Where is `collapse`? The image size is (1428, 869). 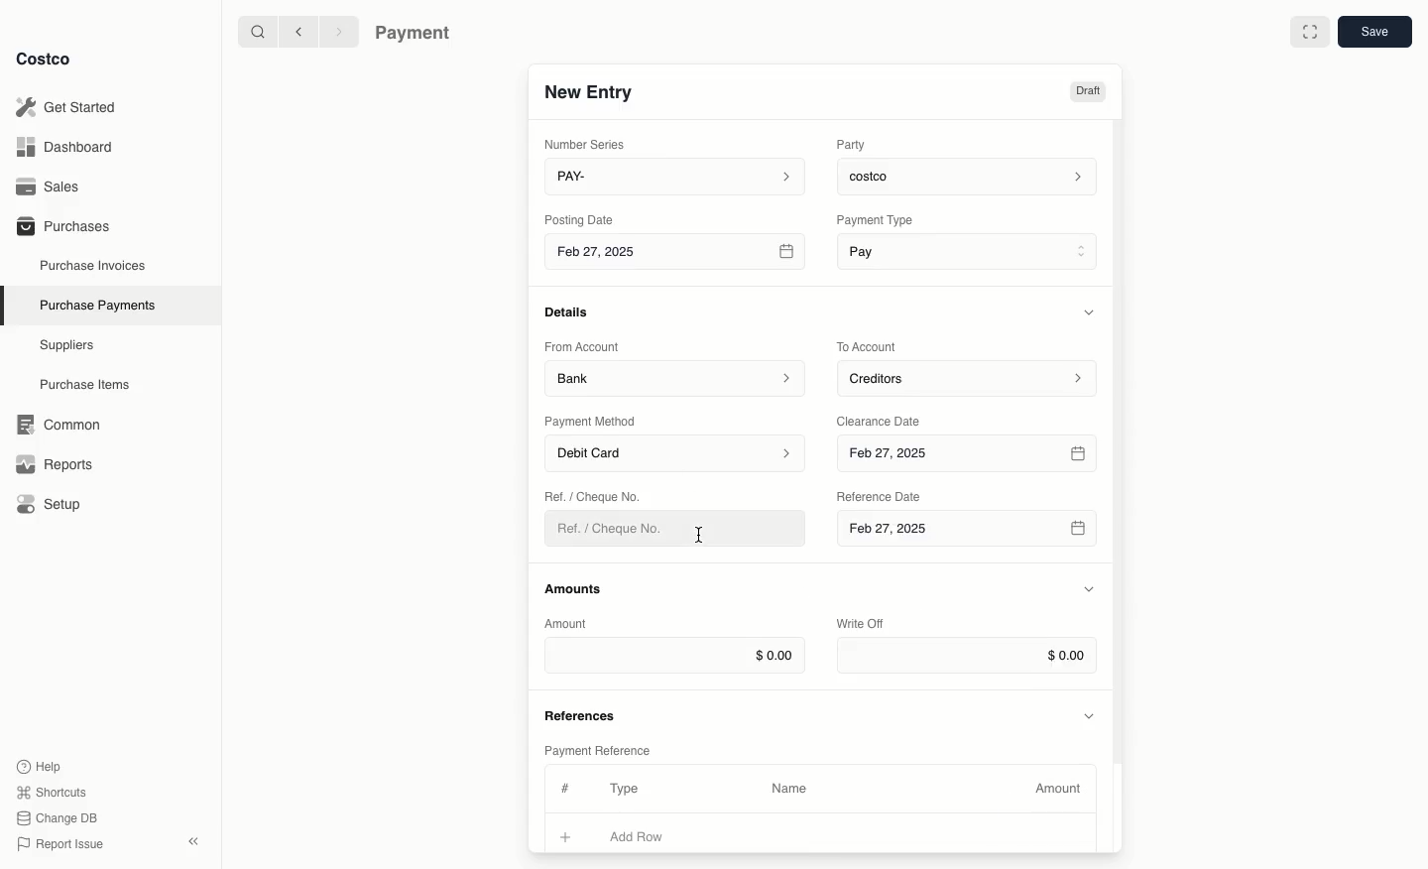 collapse is located at coordinates (192, 841).